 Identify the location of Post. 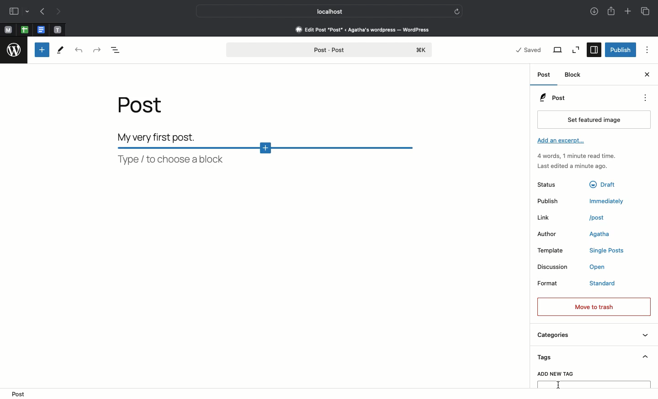
(331, 48).